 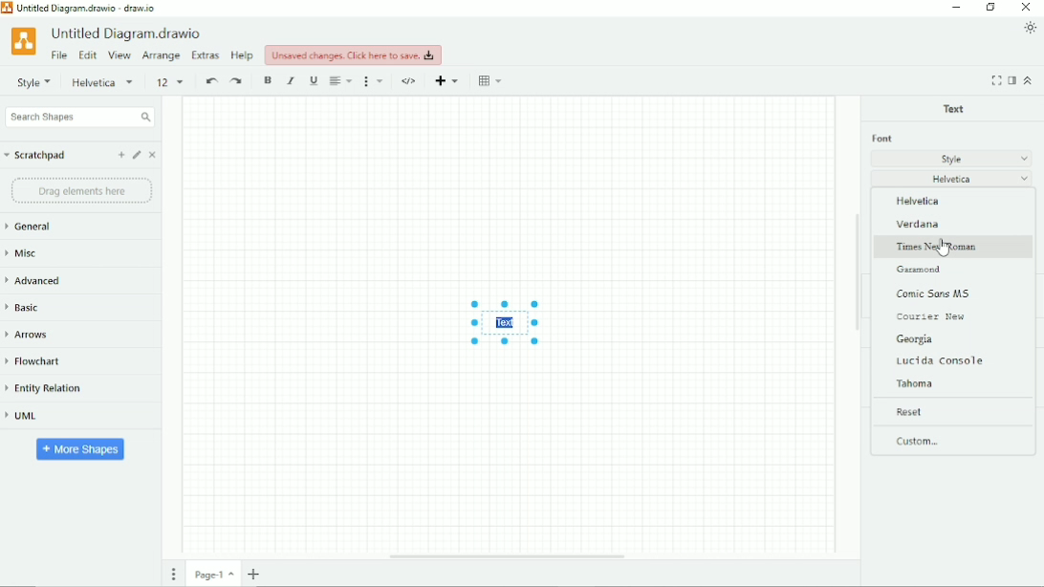 I want to click on Times New Roman, so click(x=940, y=247).